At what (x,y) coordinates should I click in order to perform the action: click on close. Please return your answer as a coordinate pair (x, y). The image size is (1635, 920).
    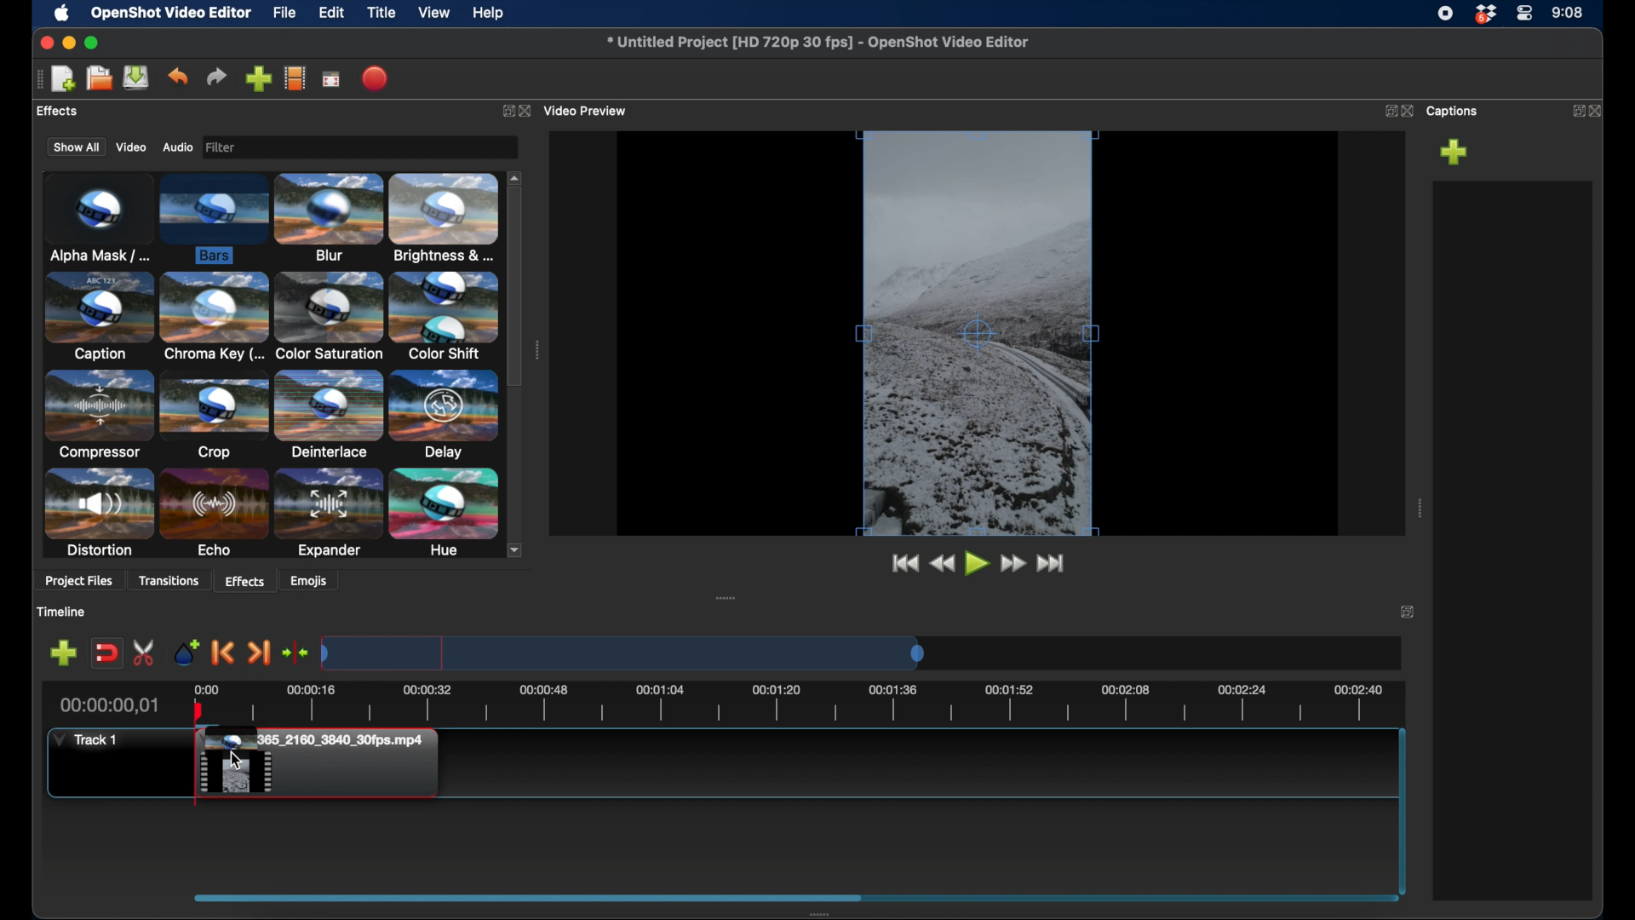
    Looking at the image, I should click on (1408, 111).